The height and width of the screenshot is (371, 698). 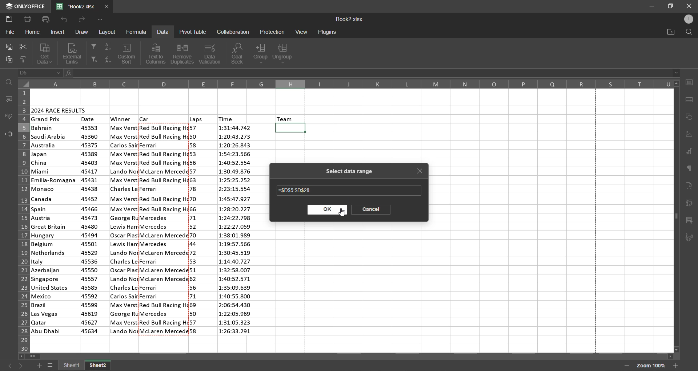 I want to click on country names, so click(x=54, y=229).